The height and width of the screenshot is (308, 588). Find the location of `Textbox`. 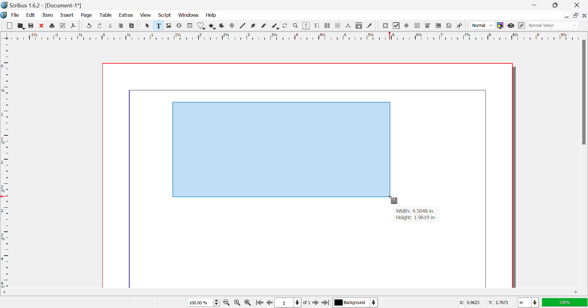

Textbox is located at coordinates (280, 149).